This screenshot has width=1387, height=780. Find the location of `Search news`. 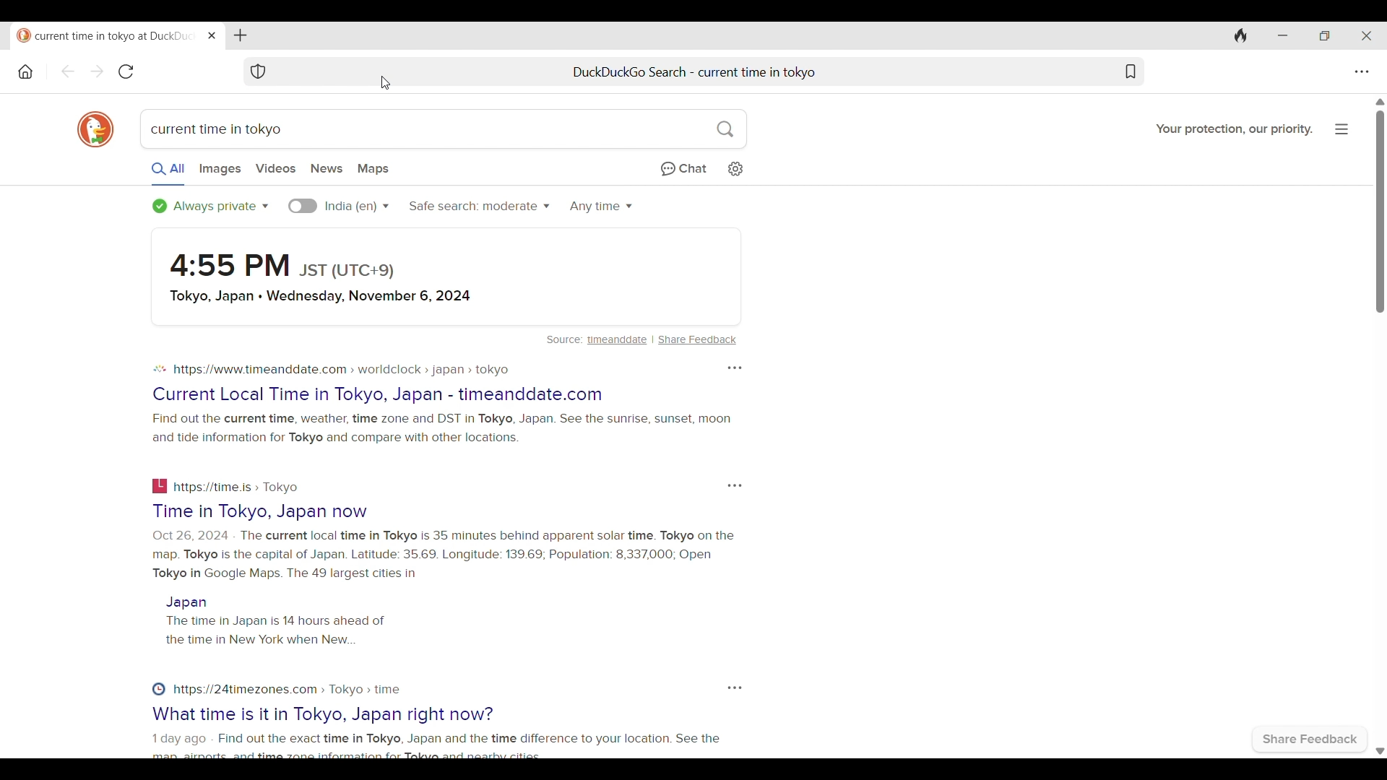

Search news is located at coordinates (327, 168).